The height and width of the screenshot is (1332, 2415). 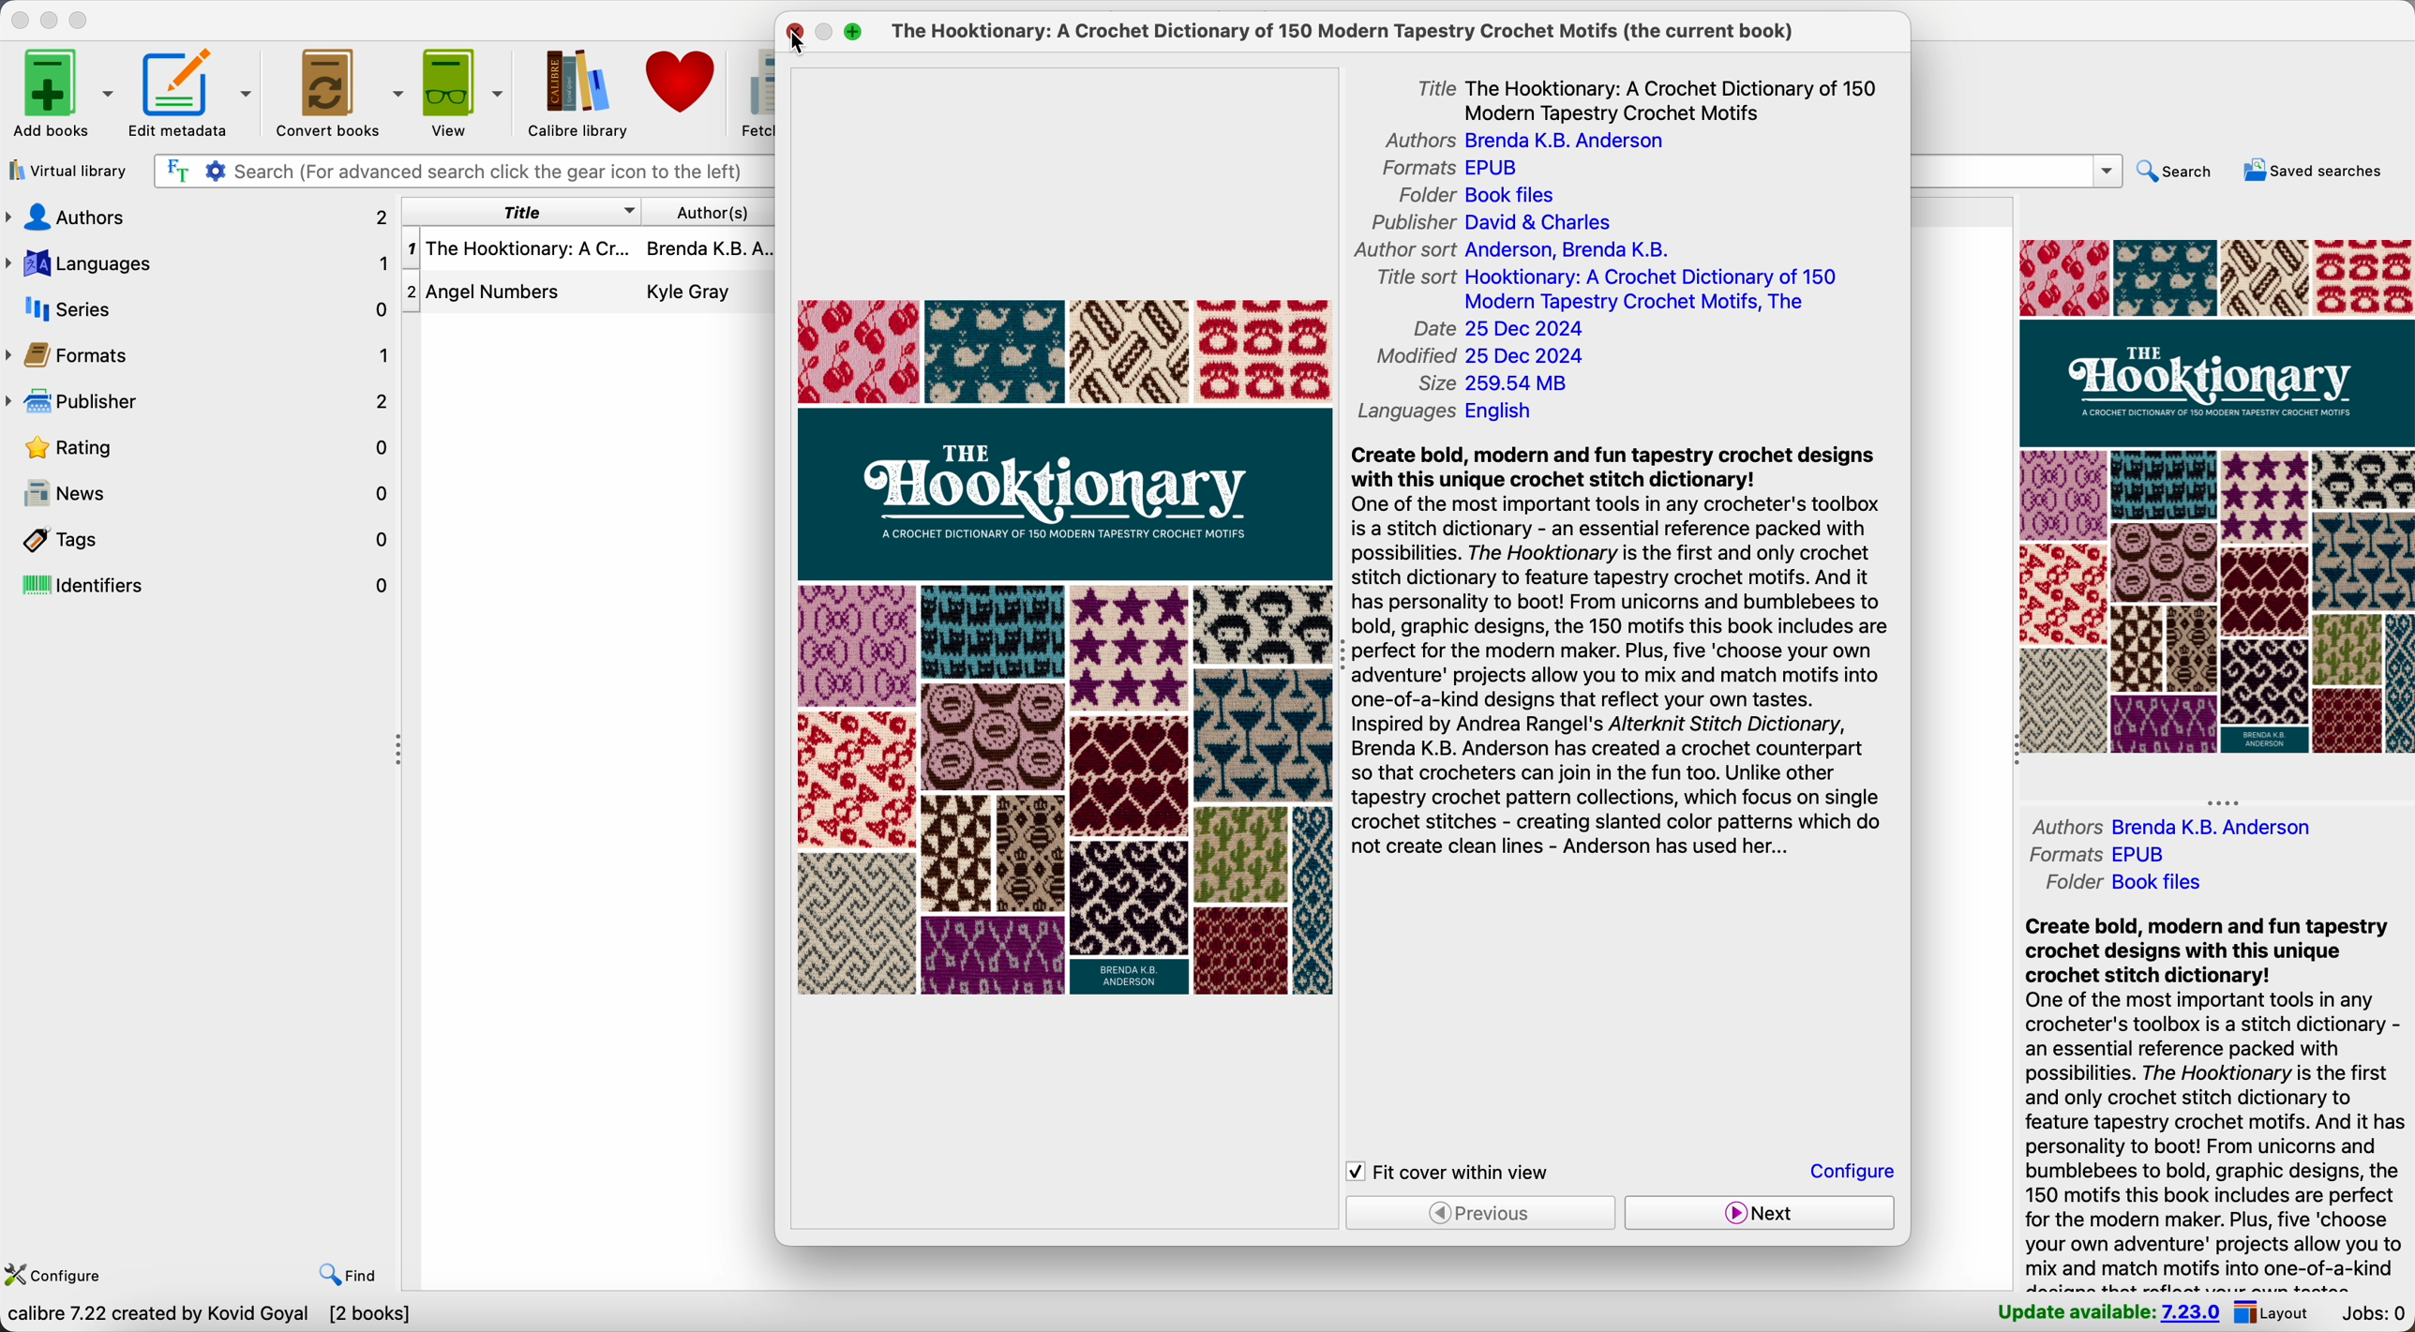 What do you see at coordinates (1493, 386) in the screenshot?
I see `size` at bounding box center [1493, 386].